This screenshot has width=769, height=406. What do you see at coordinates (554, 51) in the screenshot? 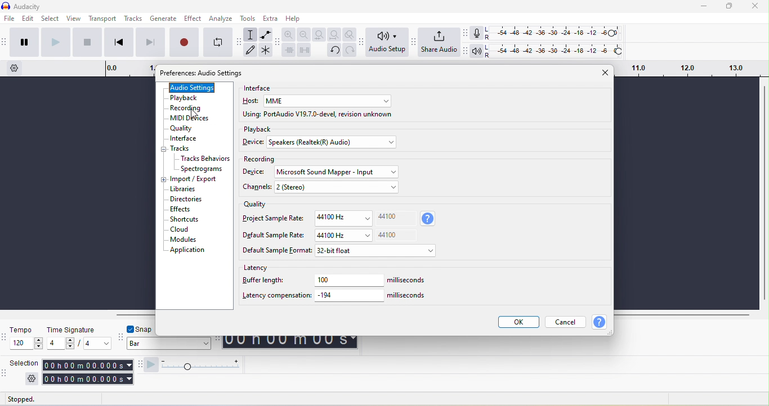
I see `playback level` at bounding box center [554, 51].